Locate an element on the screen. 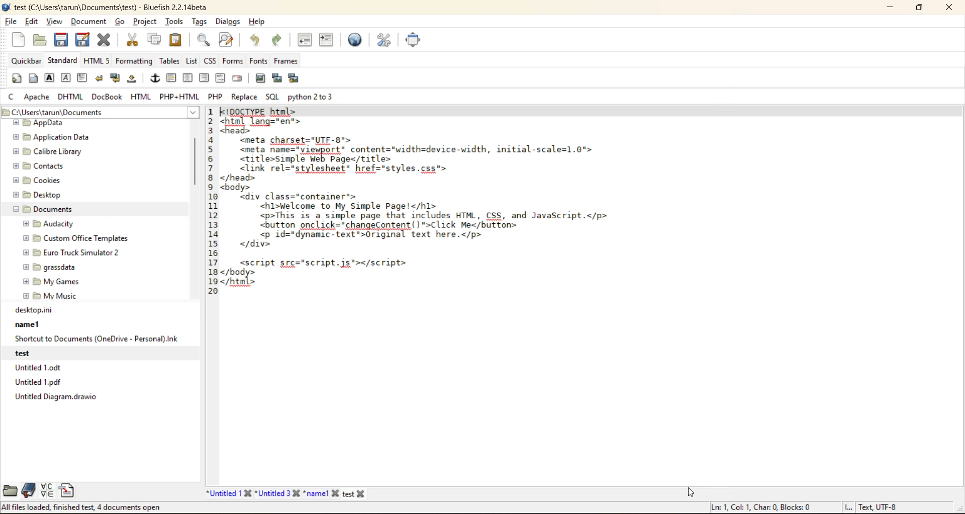 This screenshot has height=514, width=965. name1 tab is located at coordinates (321, 493).